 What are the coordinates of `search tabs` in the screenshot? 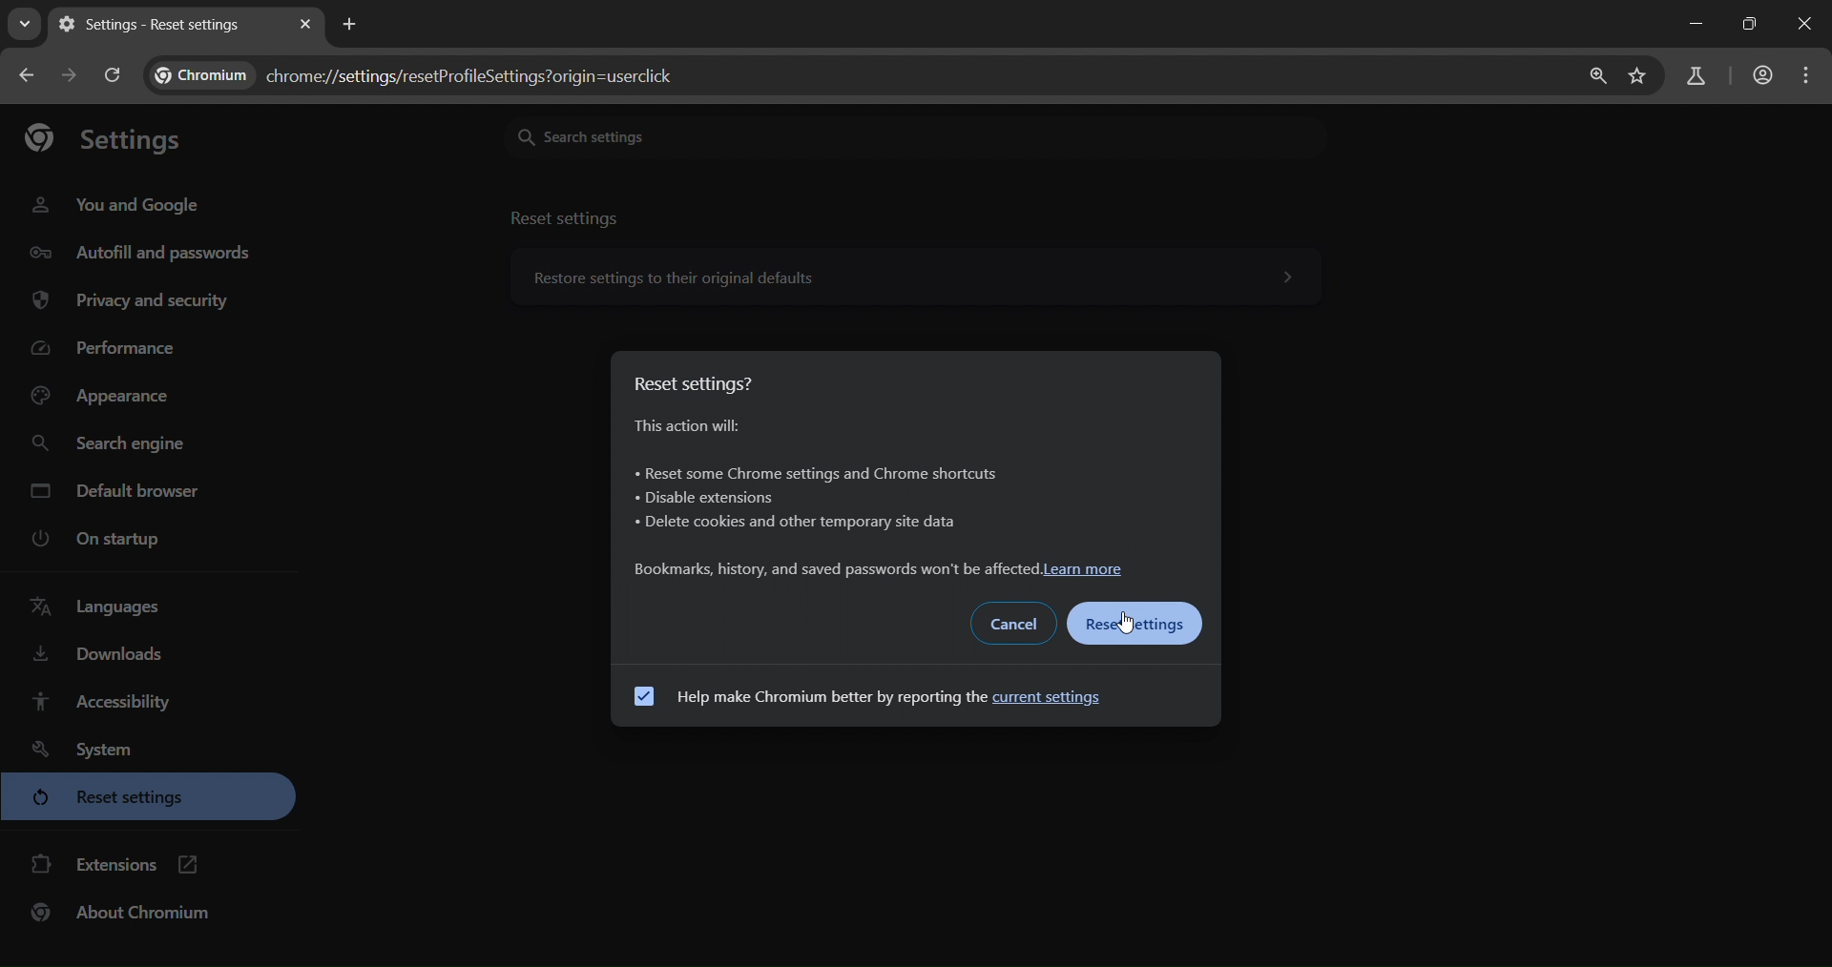 It's located at (27, 26).